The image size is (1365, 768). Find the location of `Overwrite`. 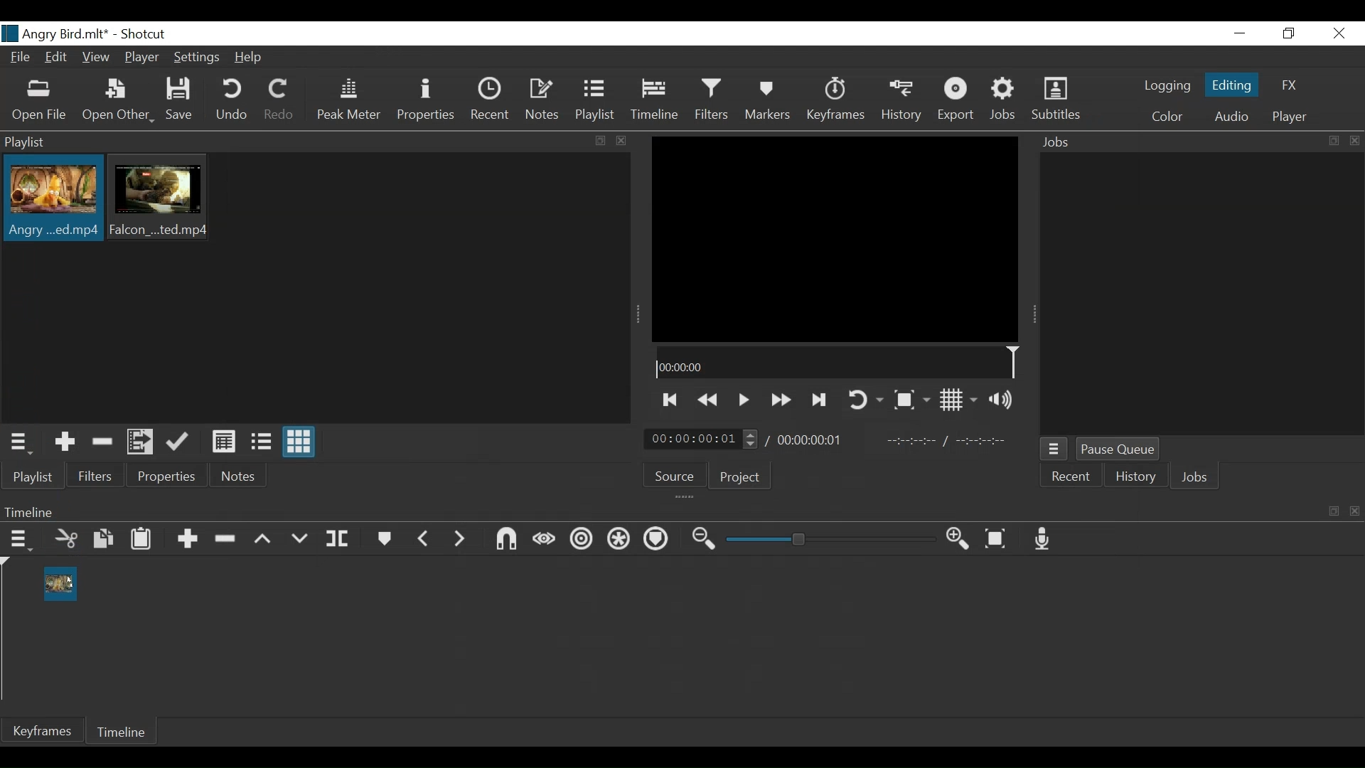

Overwrite is located at coordinates (299, 538).